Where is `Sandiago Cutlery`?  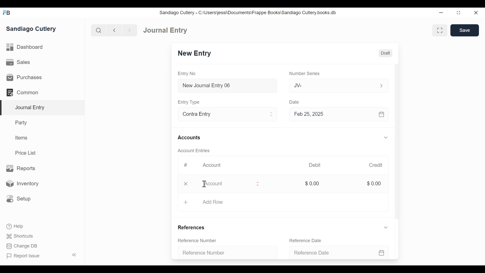
Sandiago Cutlery is located at coordinates (32, 29).